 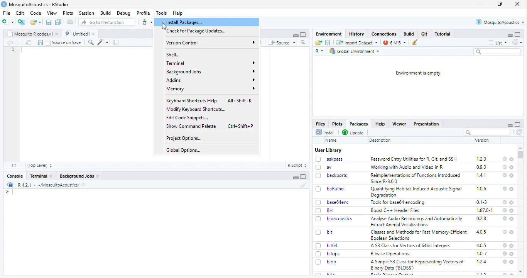 I want to click on ‘Working with Audio and Video in R, so click(x=409, y=167).